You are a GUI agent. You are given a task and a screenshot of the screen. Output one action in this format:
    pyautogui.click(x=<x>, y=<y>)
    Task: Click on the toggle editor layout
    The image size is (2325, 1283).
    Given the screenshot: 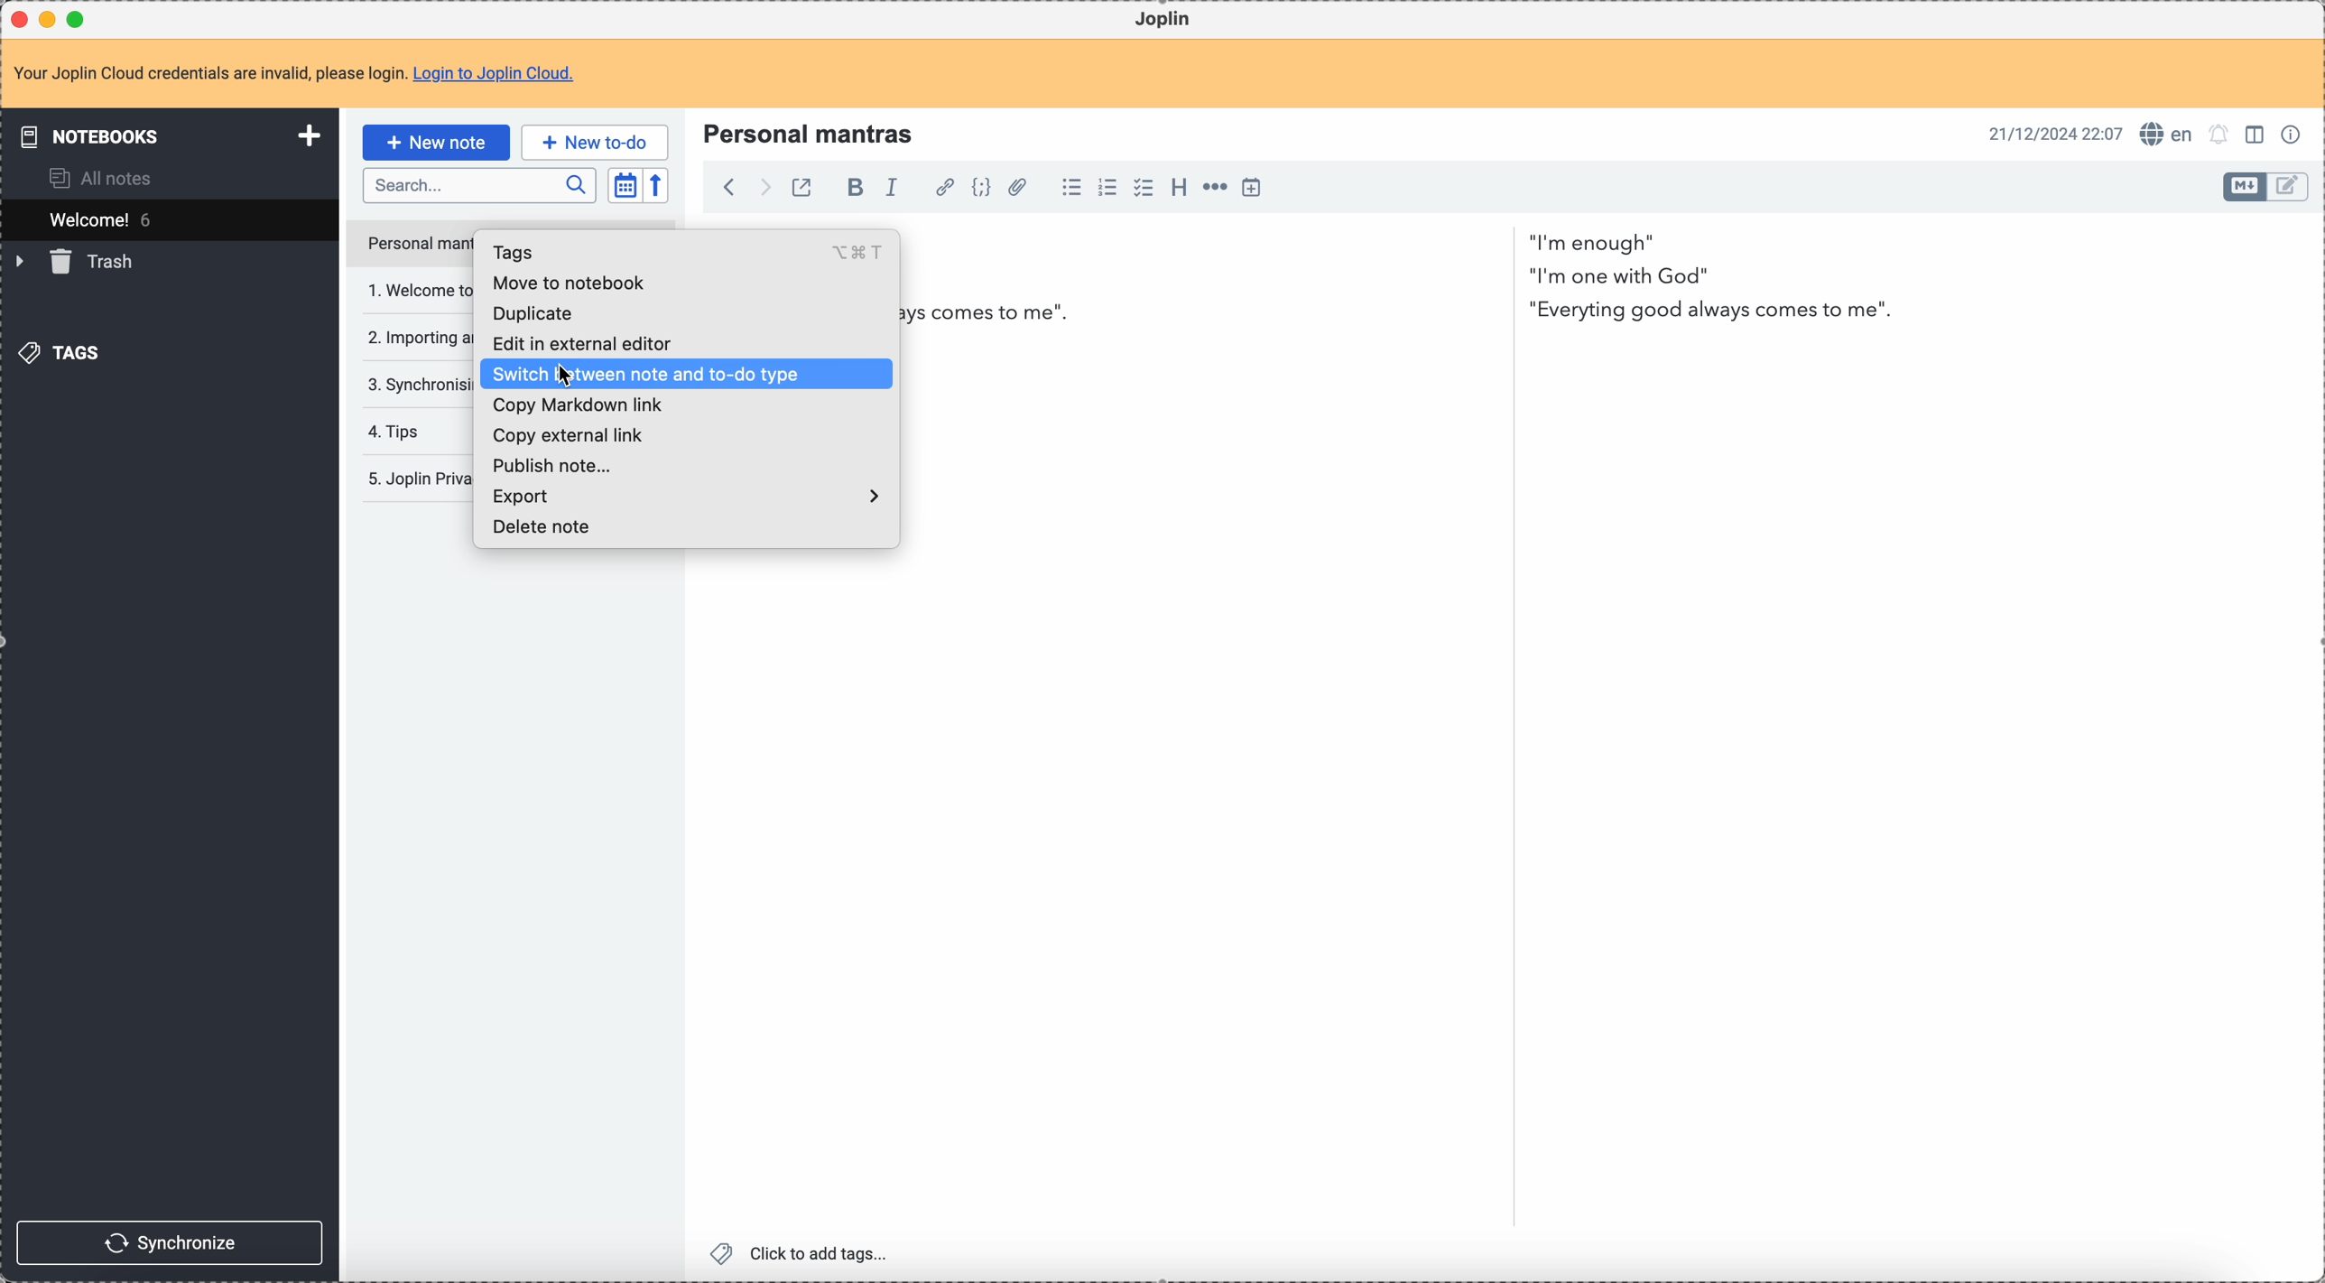 What is the action you would take?
    pyautogui.click(x=2290, y=185)
    